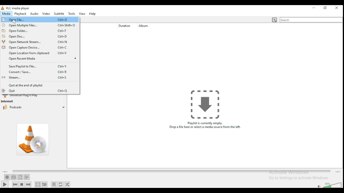 The width and height of the screenshot is (344, 193). What do you see at coordinates (60, 184) in the screenshot?
I see `select between loop all, loop one, and no loop` at bounding box center [60, 184].